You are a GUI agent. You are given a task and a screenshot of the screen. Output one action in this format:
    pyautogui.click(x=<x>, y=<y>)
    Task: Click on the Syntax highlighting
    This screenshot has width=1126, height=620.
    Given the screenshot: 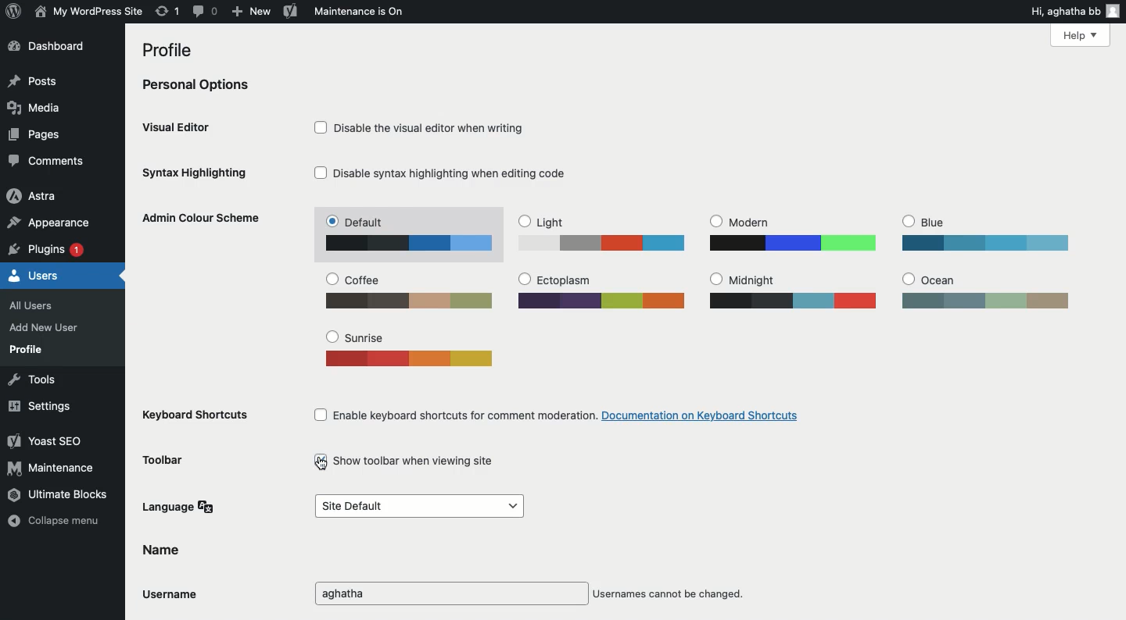 What is the action you would take?
    pyautogui.click(x=197, y=173)
    